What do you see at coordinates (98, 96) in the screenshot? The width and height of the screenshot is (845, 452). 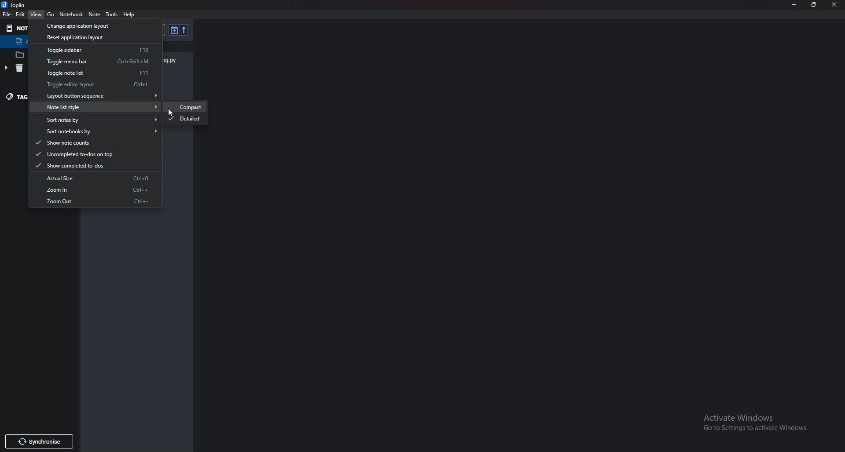 I see `Layout button sequence` at bounding box center [98, 96].